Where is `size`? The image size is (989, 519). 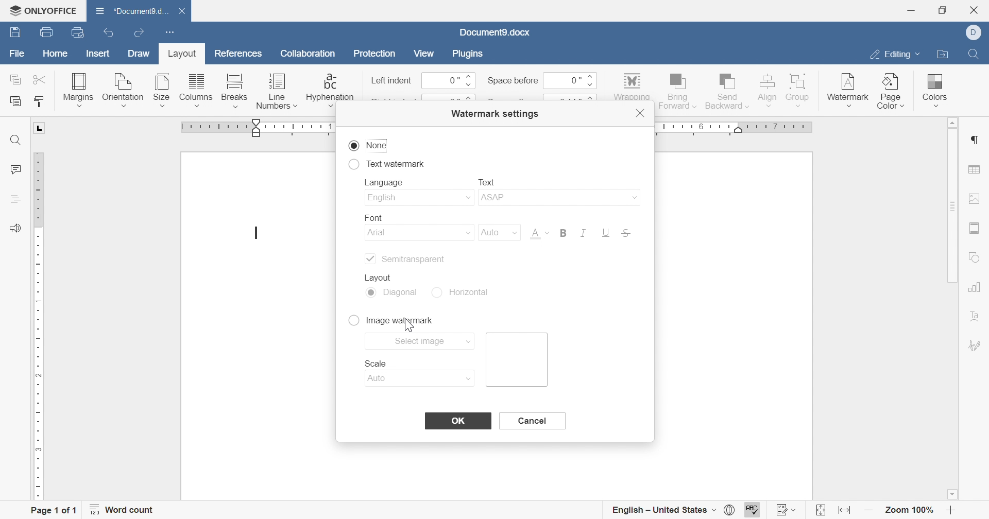
size is located at coordinates (161, 90).